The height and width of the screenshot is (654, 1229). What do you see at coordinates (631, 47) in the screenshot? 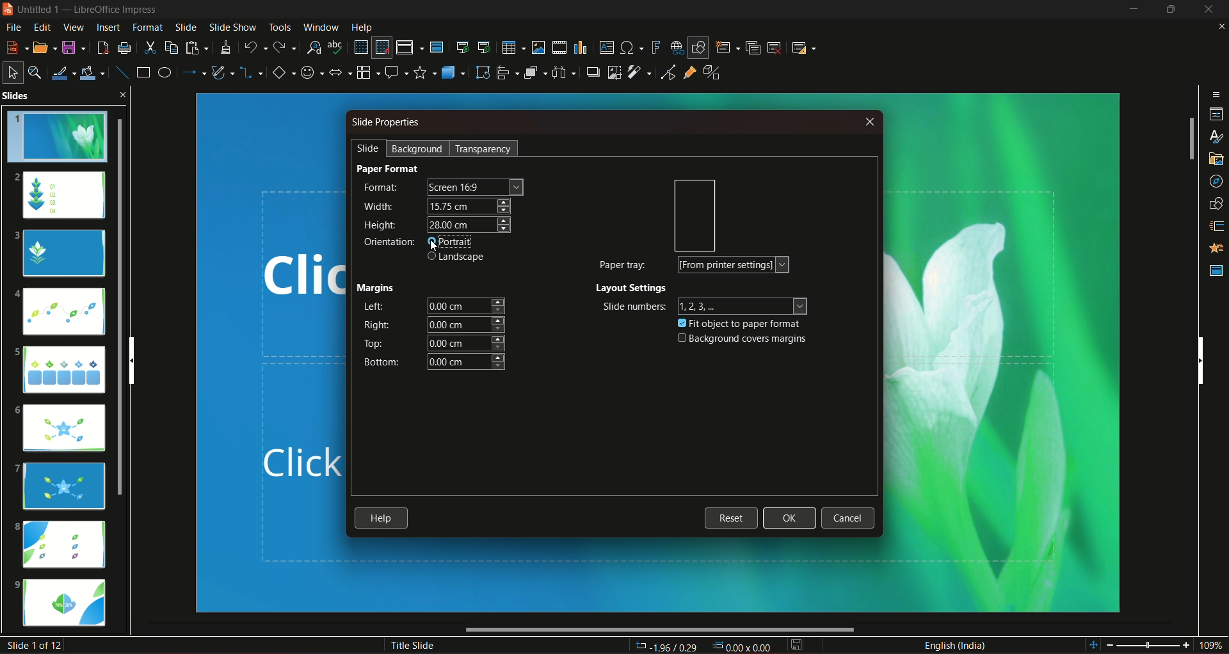
I see `insert special character` at bounding box center [631, 47].